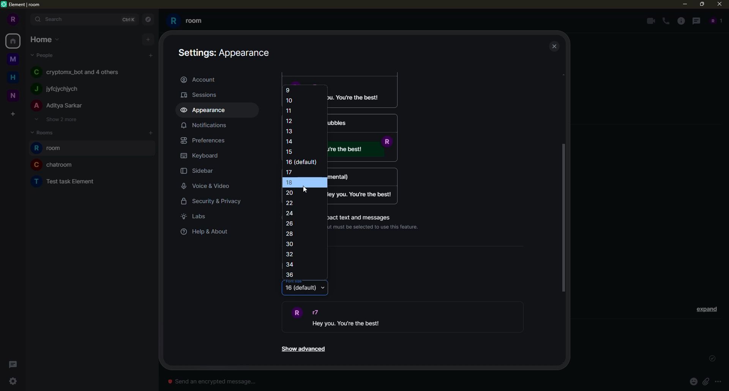 The image size is (729, 391). Describe the element at coordinates (202, 156) in the screenshot. I see `keyboard` at that location.